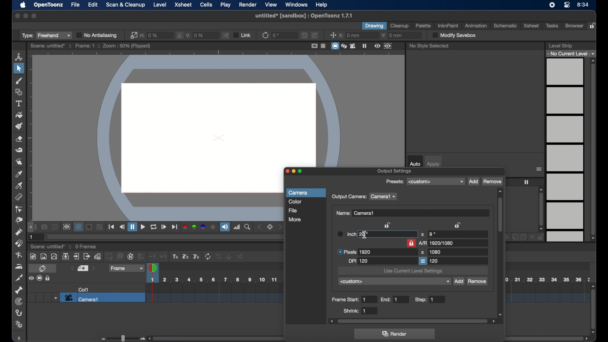 Image resolution: width=608 pixels, height=342 pixels. Describe the element at coordinates (240, 256) in the screenshot. I see `` at that location.